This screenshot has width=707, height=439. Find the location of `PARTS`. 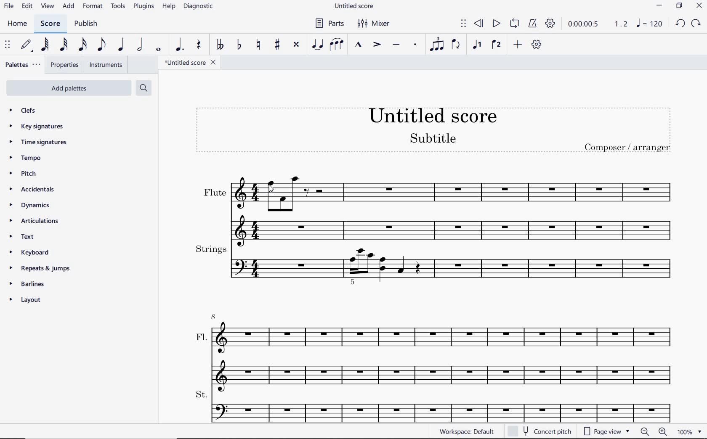

PARTS is located at coordinates (329, 24).